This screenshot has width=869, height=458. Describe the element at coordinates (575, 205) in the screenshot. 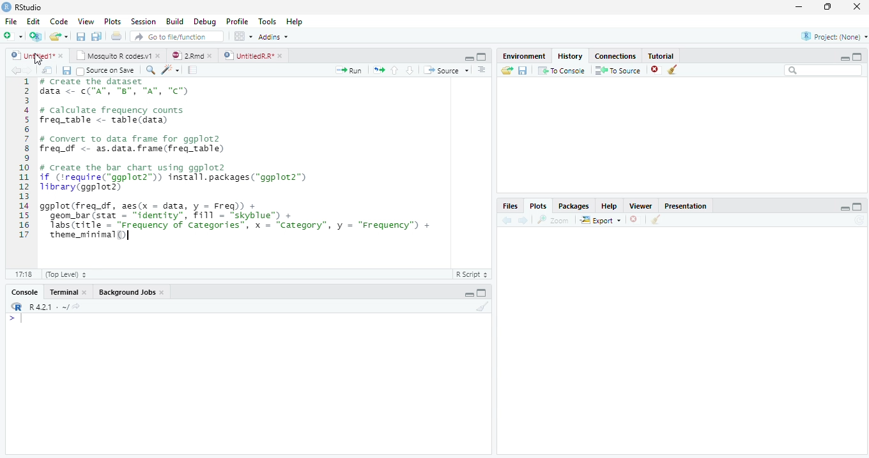

I see `Packages` at that location.